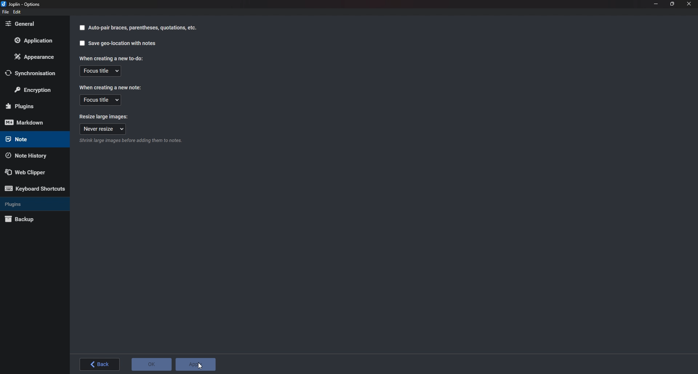  I want to click on close, so click(689, 4).